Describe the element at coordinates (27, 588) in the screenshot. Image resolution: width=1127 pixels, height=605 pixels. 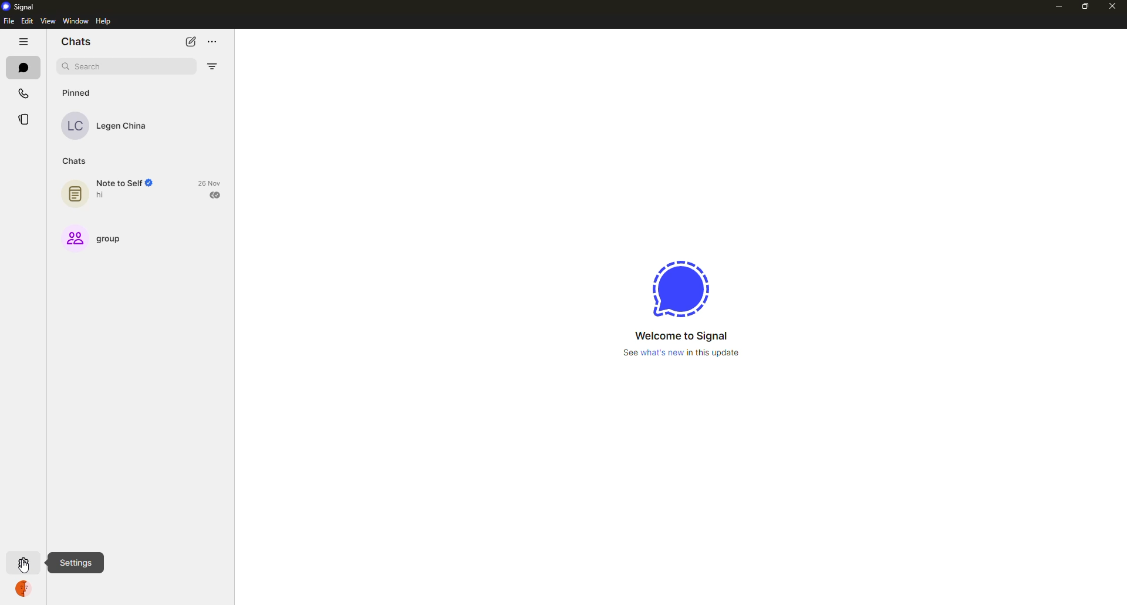
I see `profile` at that location.